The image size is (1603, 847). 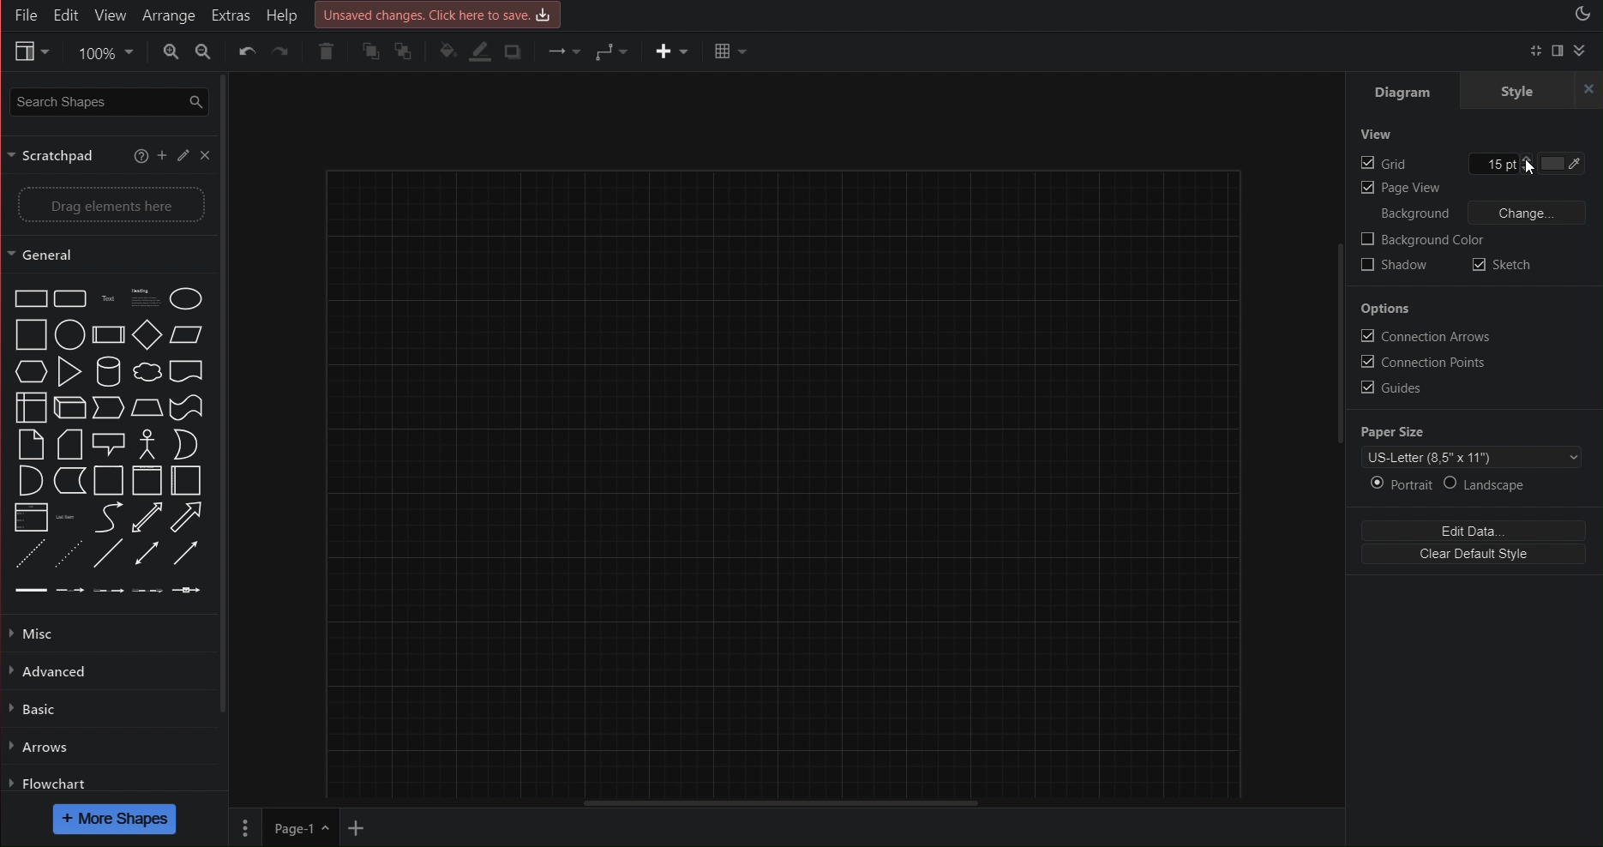 What do you see at coordinates (1399, 484) in the screenshot?
I see `Portrait` at bounding box center [1399, 484].